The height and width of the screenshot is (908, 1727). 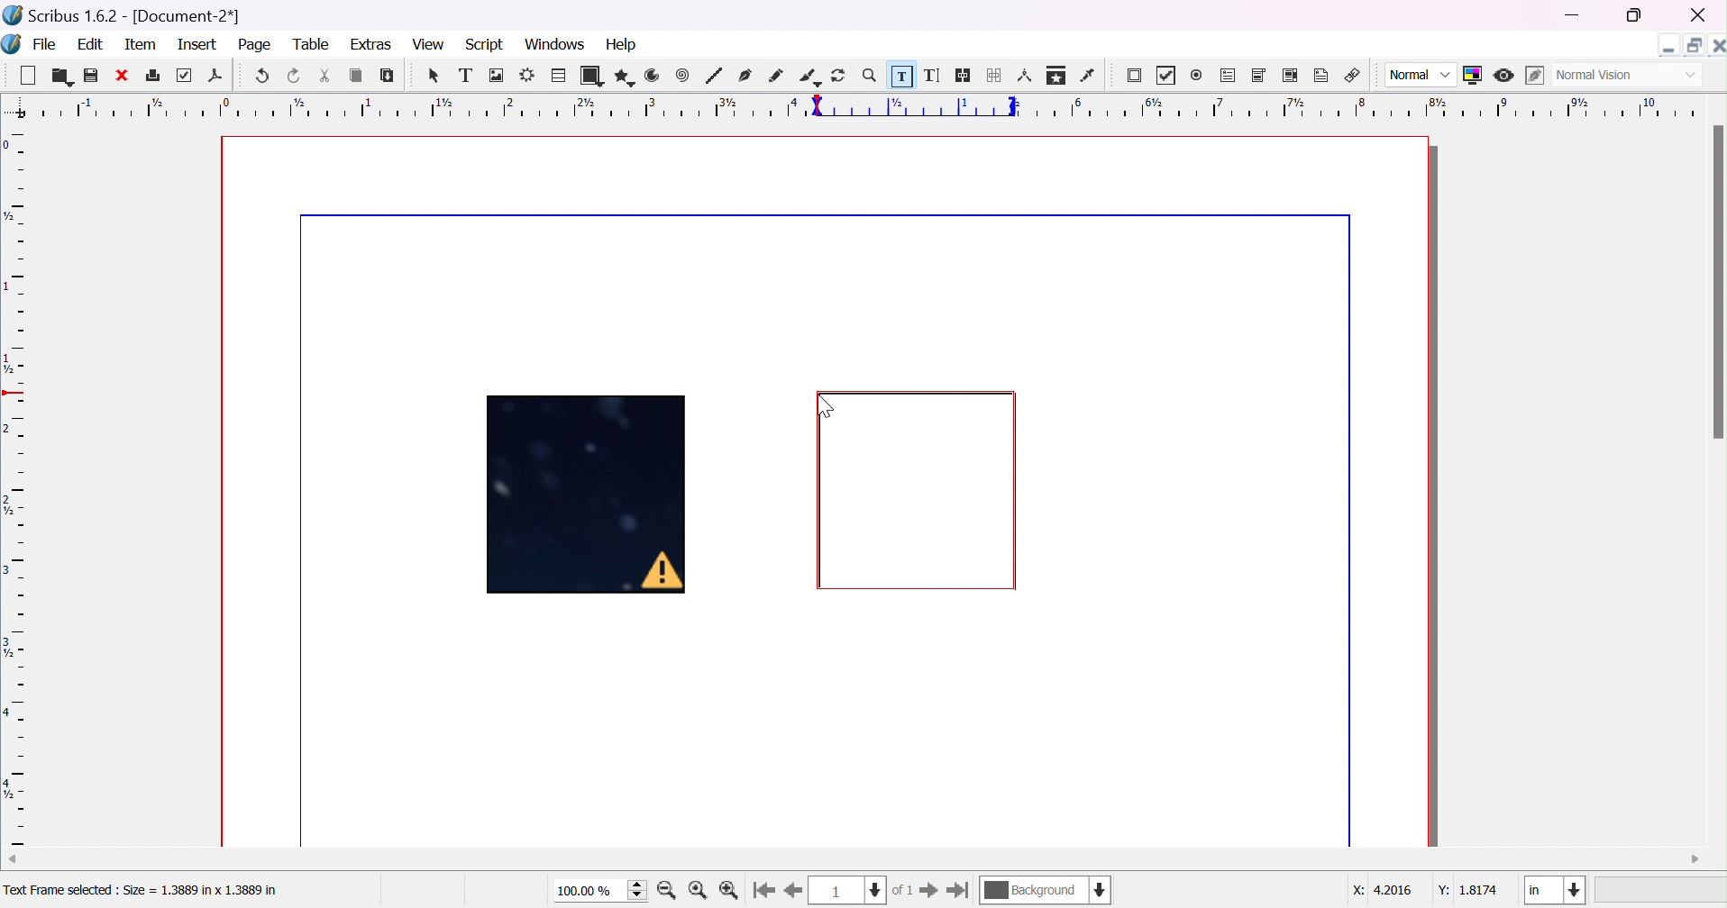 I want to click on Image, so click(x=589, y=497).